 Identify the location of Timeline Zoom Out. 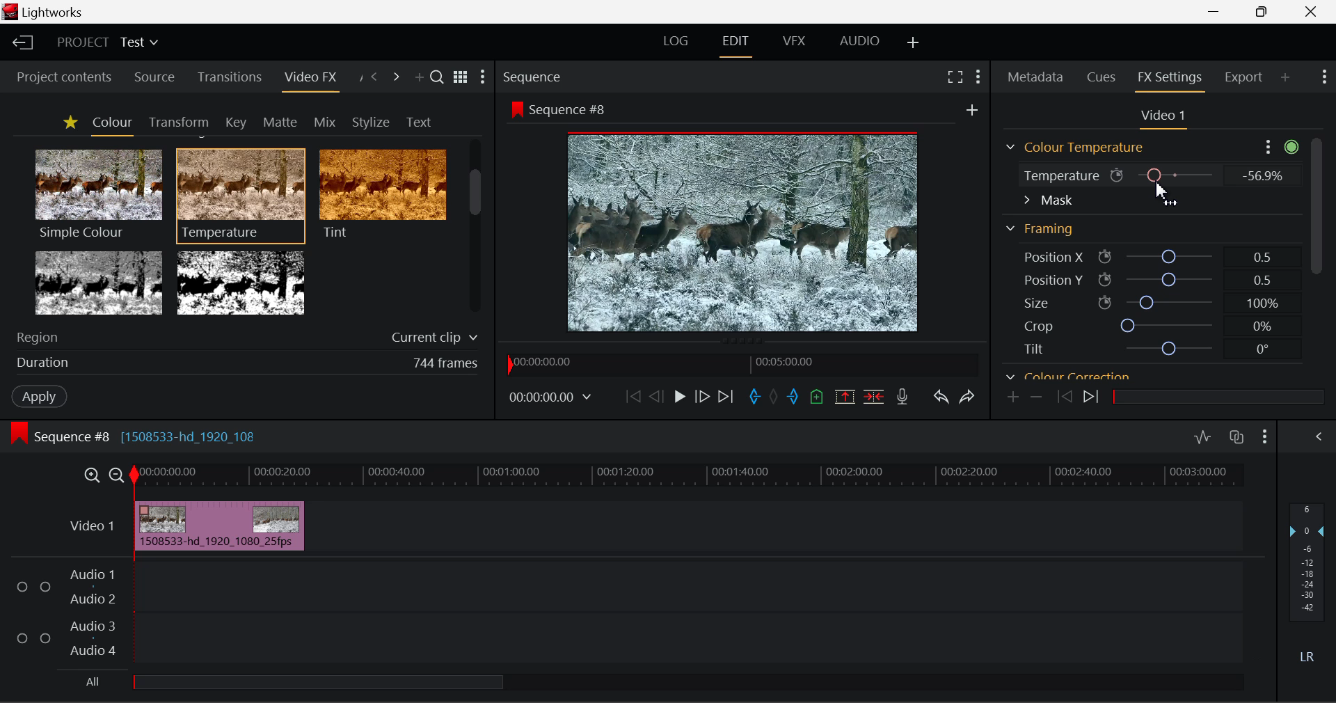
(118, 475).